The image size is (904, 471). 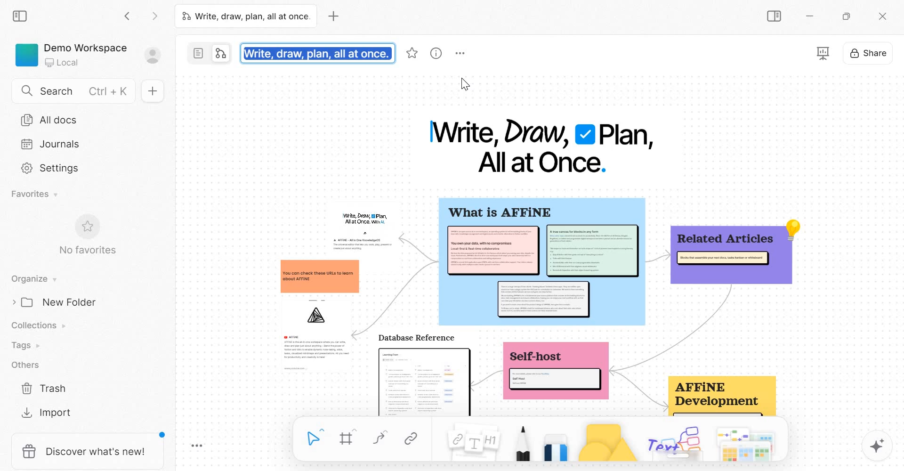 I want to click on Go back, so click(x=129, y=18).